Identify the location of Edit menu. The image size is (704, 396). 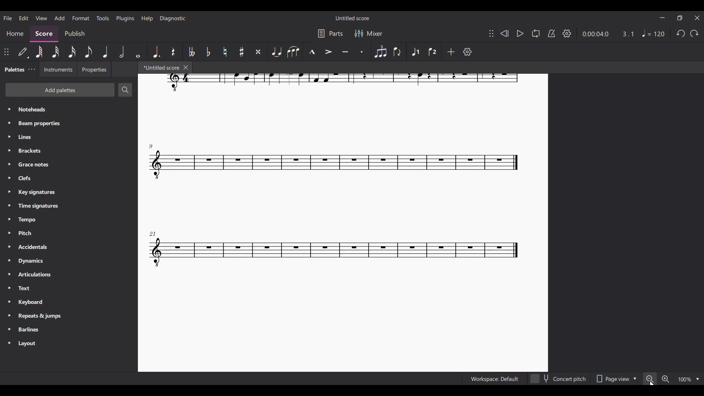
(24, 18).